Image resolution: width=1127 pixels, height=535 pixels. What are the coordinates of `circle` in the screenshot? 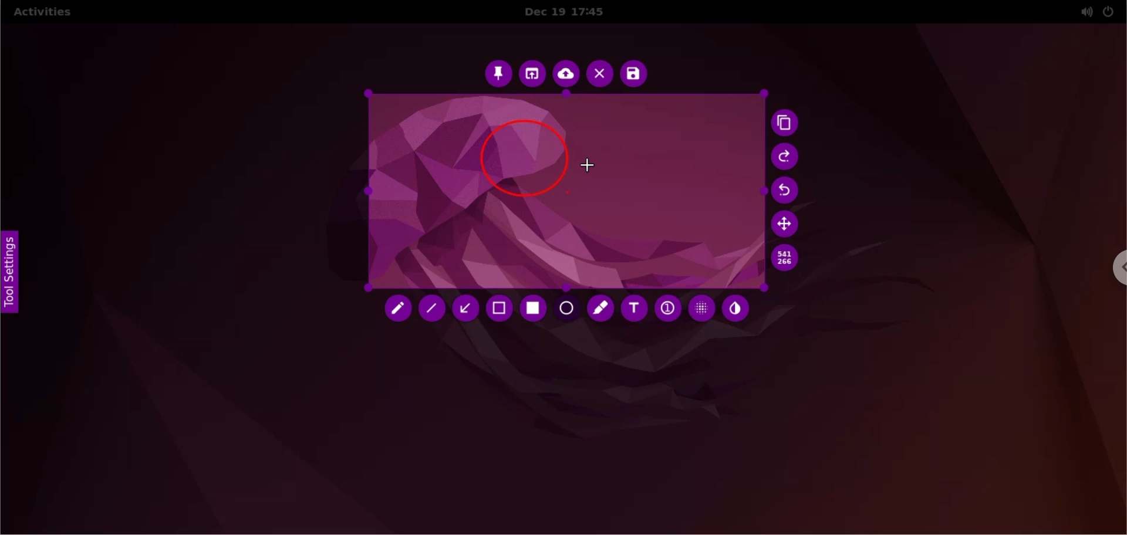 It's located at (522, 159).